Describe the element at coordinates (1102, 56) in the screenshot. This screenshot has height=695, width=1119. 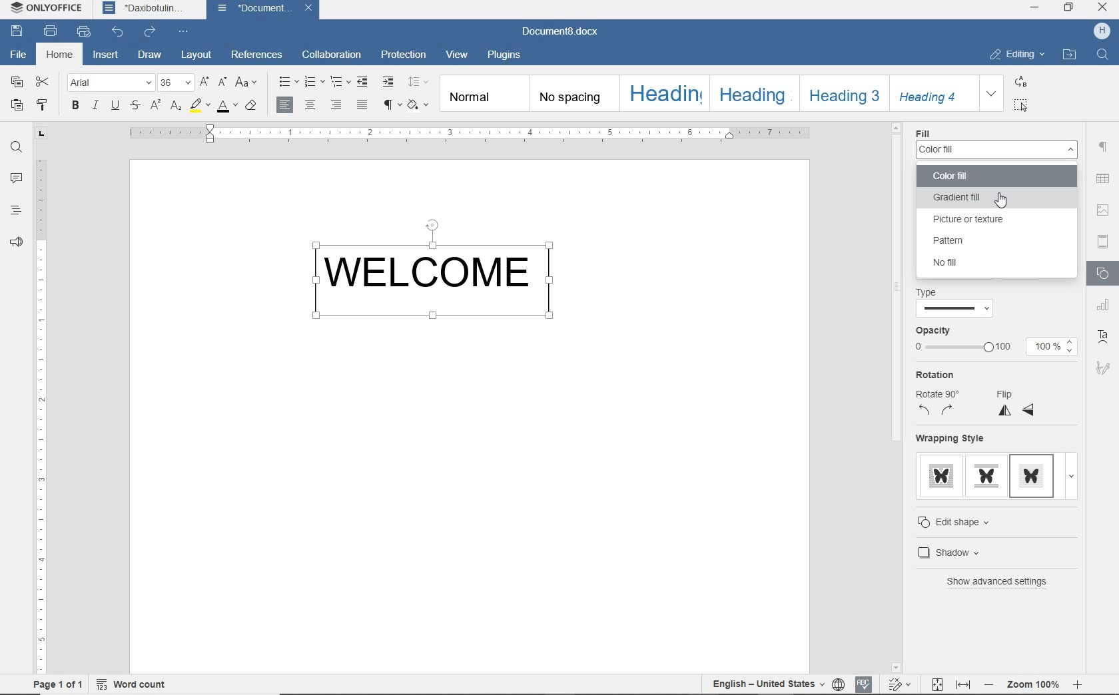
I see `FIND` at that location.